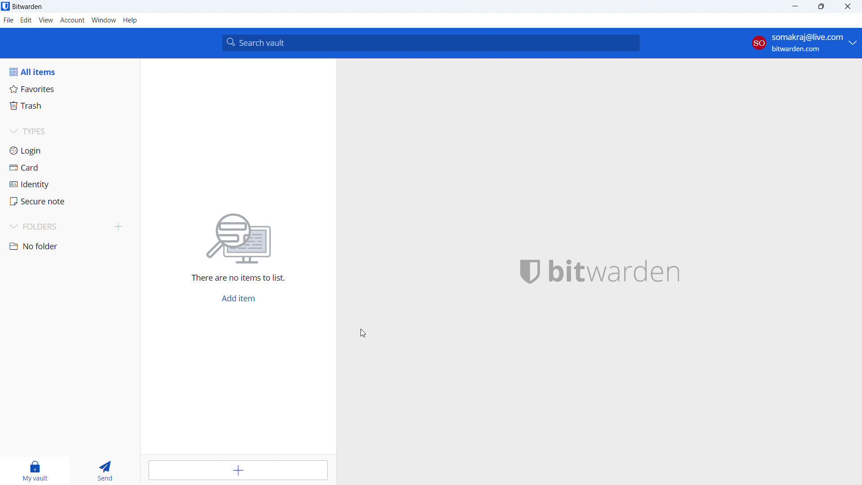 This screenshot has height=485, width=862. I want to click on card, so click(68, 167).